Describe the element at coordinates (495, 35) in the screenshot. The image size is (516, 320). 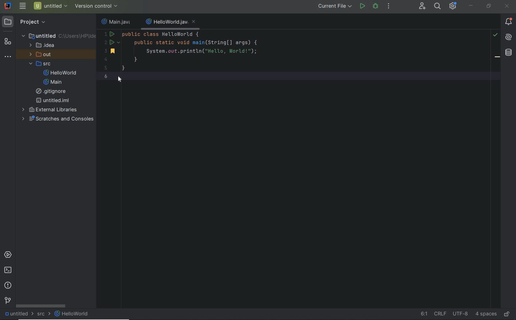
I see `highlight problems` at that location.